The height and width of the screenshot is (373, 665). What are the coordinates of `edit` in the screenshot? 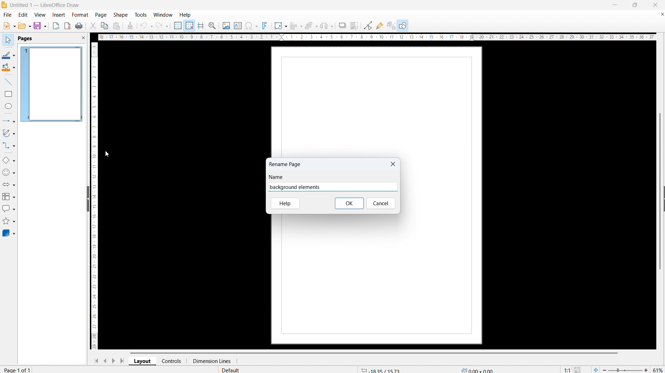 It's located at (23, 15).